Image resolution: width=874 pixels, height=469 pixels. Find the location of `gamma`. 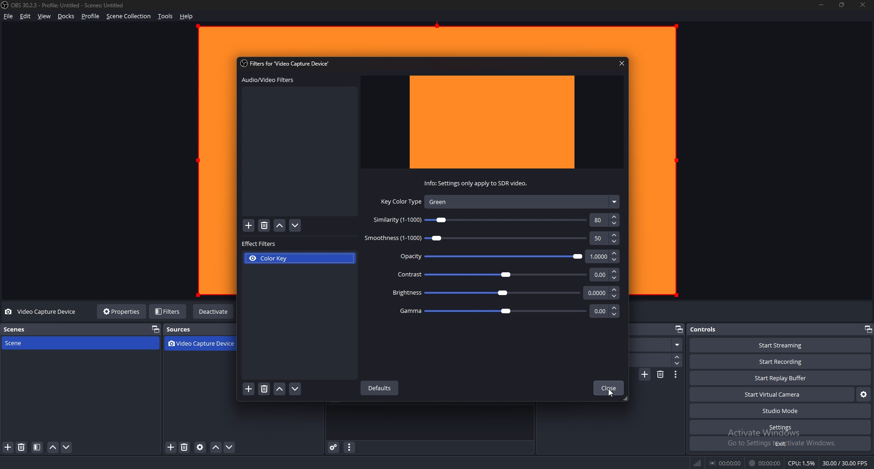

gamma is located at coordinates (507, 310).